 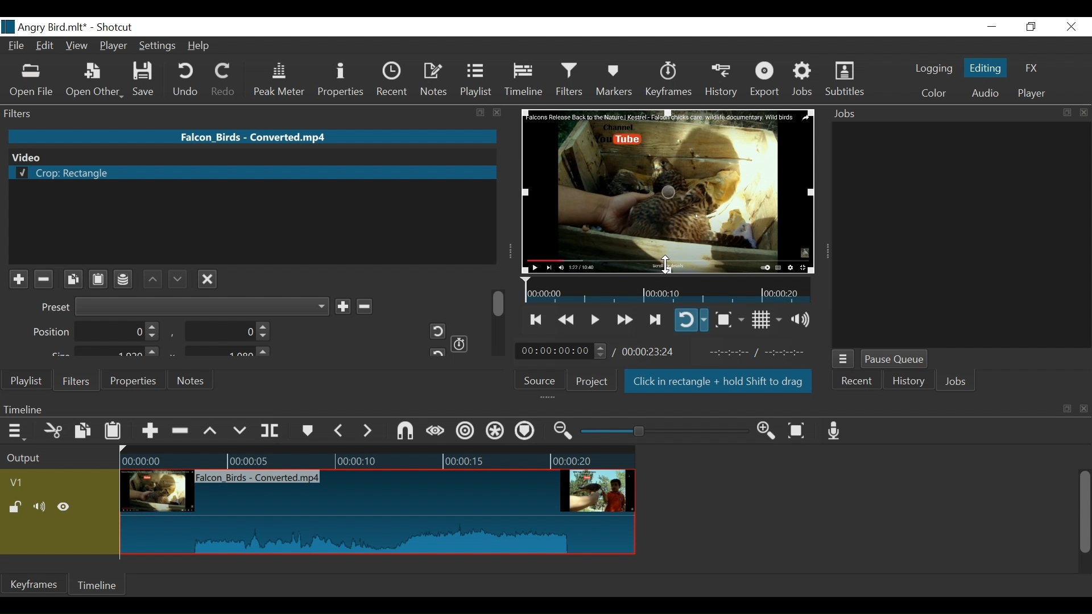 What do you see at coordinates (482, 113) in the screenshot?
I see `copy` at bounding box center [482, 113].